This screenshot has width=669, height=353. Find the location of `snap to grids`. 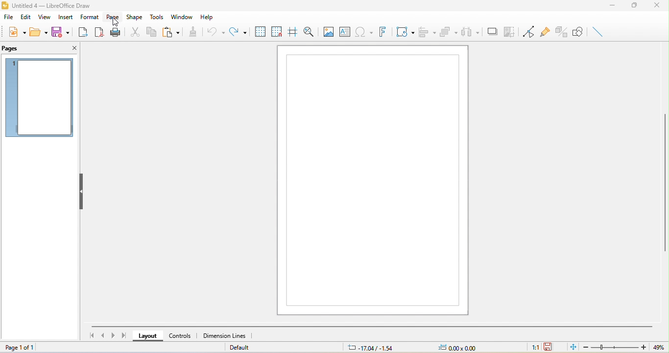

snap to grids is located at coordinates (278, 31).